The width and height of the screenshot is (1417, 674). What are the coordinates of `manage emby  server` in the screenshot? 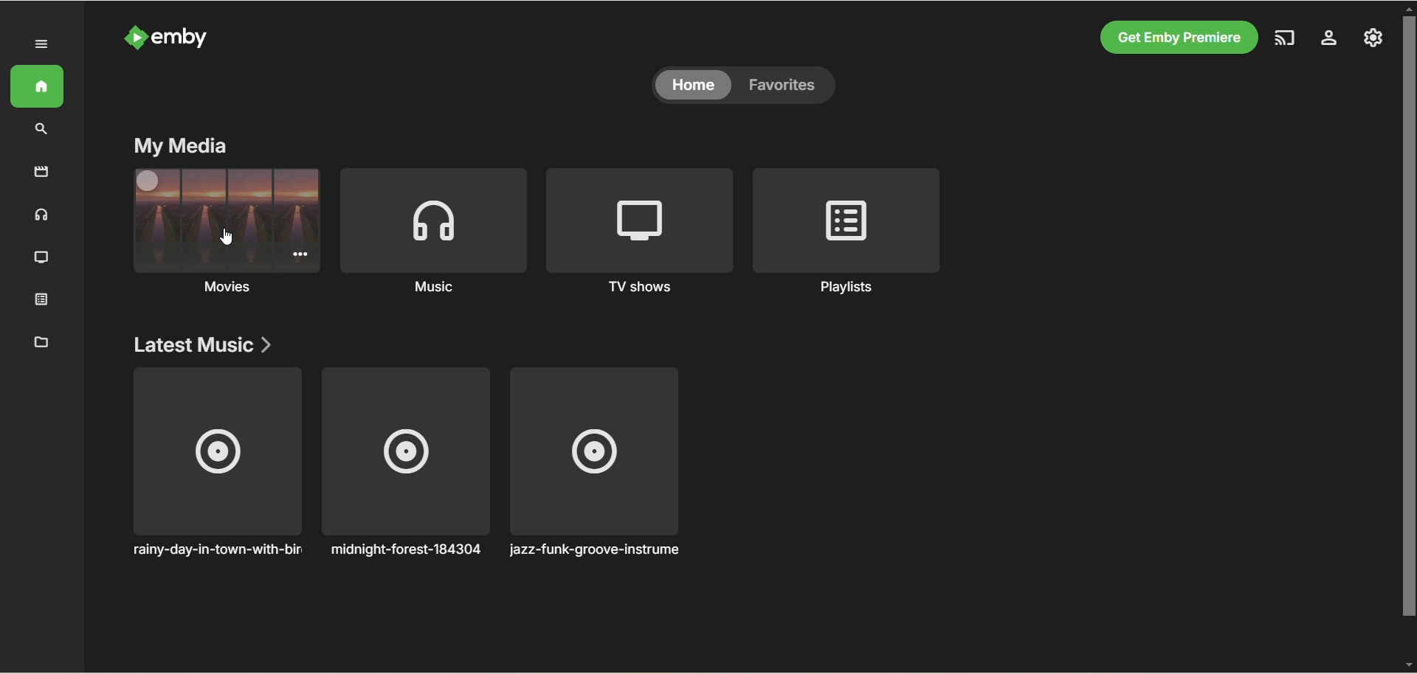 It's located at (1373, 37).